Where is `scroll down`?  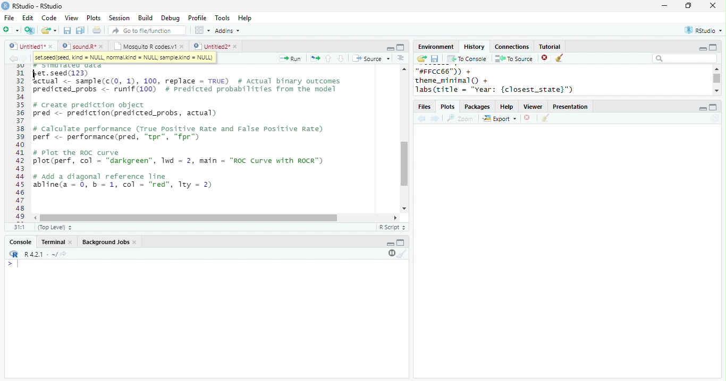 scroll down is located at coordinates (403, 209).